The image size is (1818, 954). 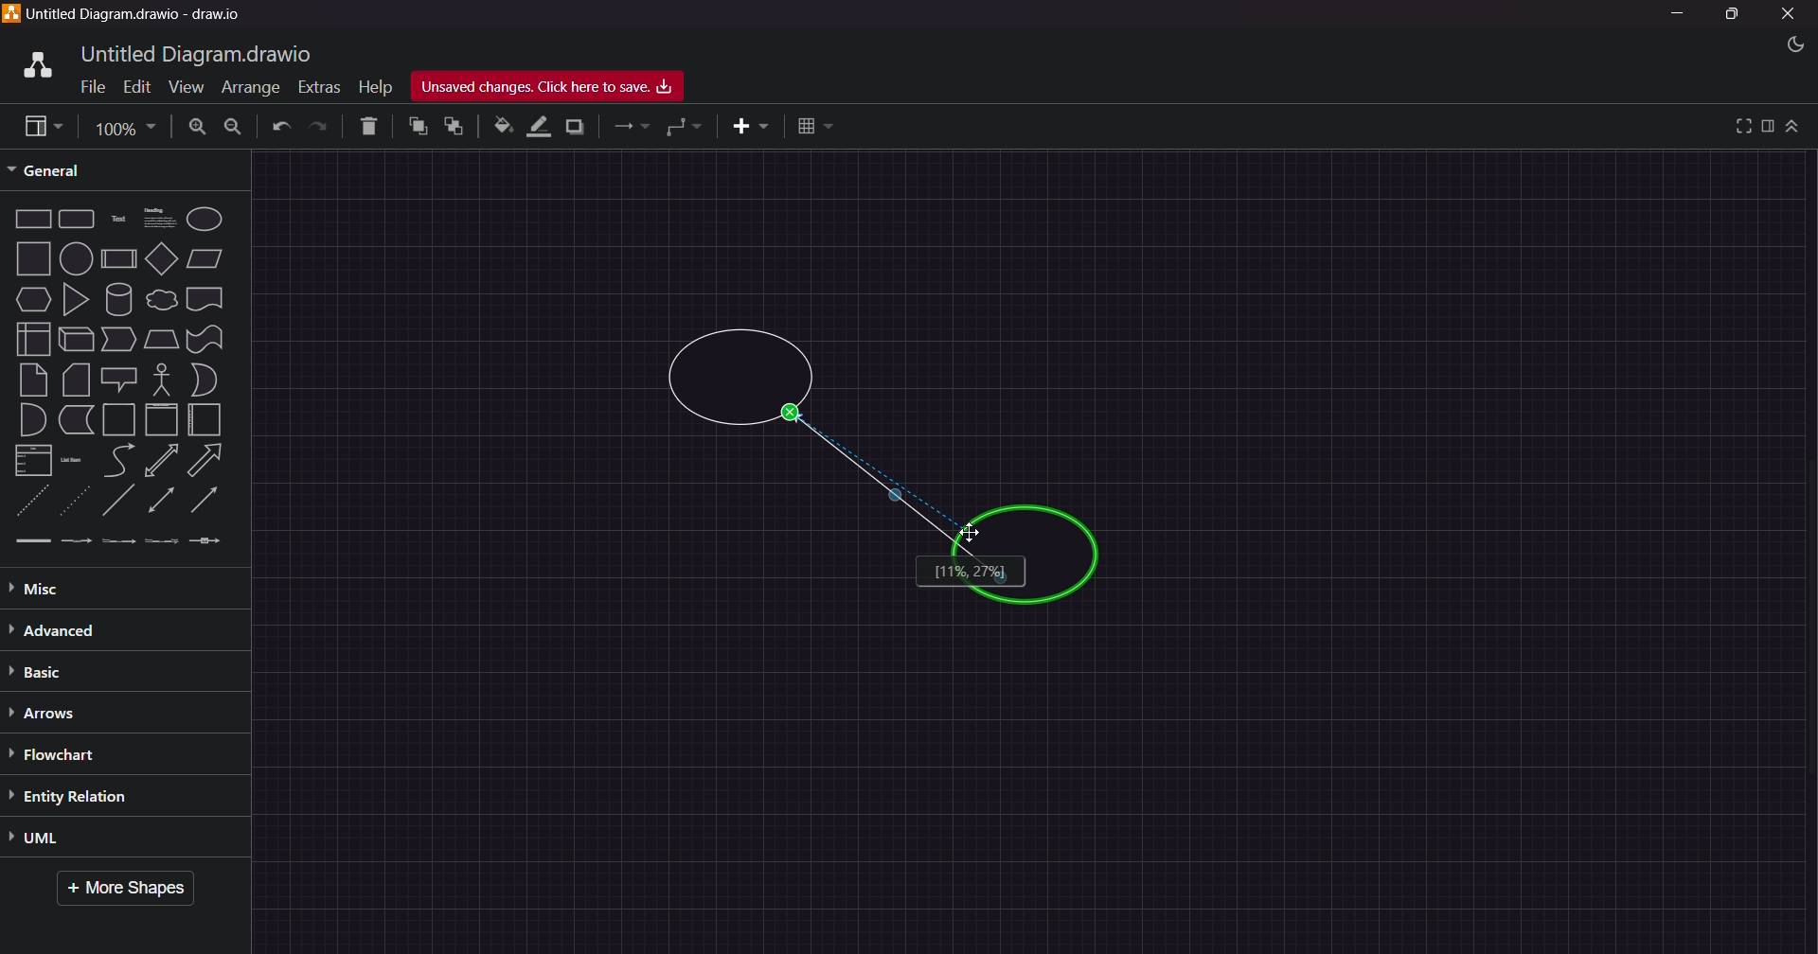 What do you see at coordinates (246, 89) in the screenshot?
I see `Arrange` at bounding box center [246, 89].